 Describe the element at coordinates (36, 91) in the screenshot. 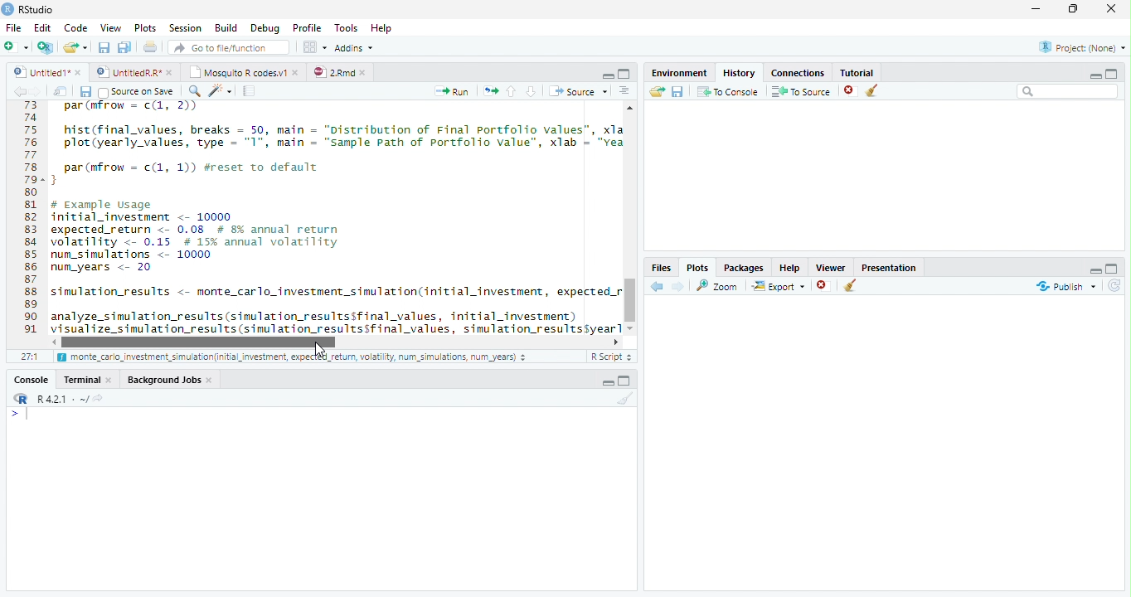

I see `next source location` at that location.